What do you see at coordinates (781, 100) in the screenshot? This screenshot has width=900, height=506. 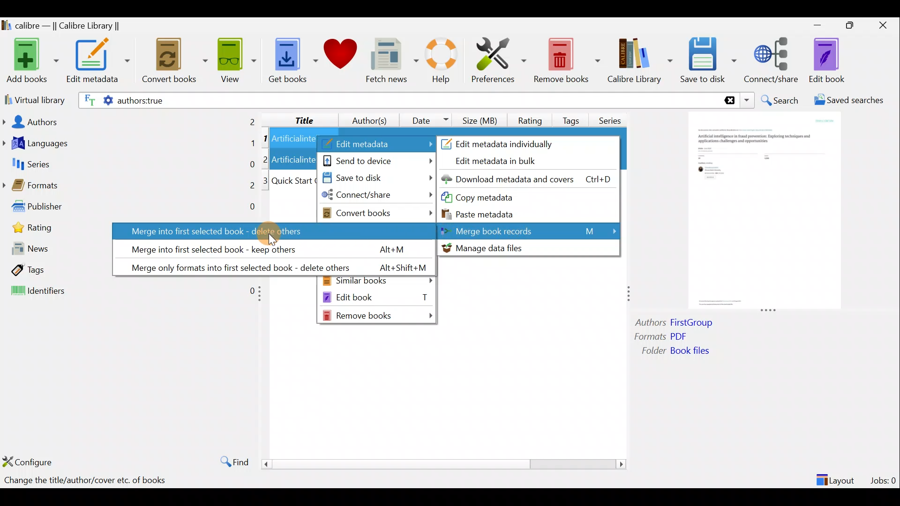 I see `Search` at bounding box center [781, 100].